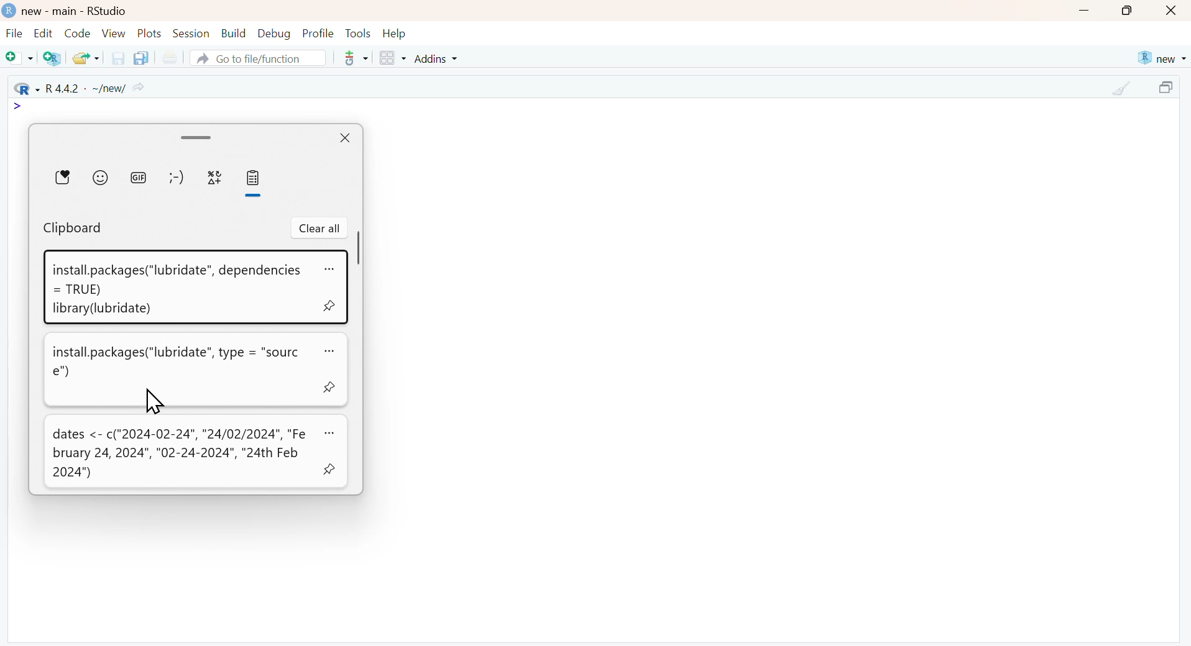 This screenshot has width=1191, height=646. I want to click on more options, so click(352, 58).